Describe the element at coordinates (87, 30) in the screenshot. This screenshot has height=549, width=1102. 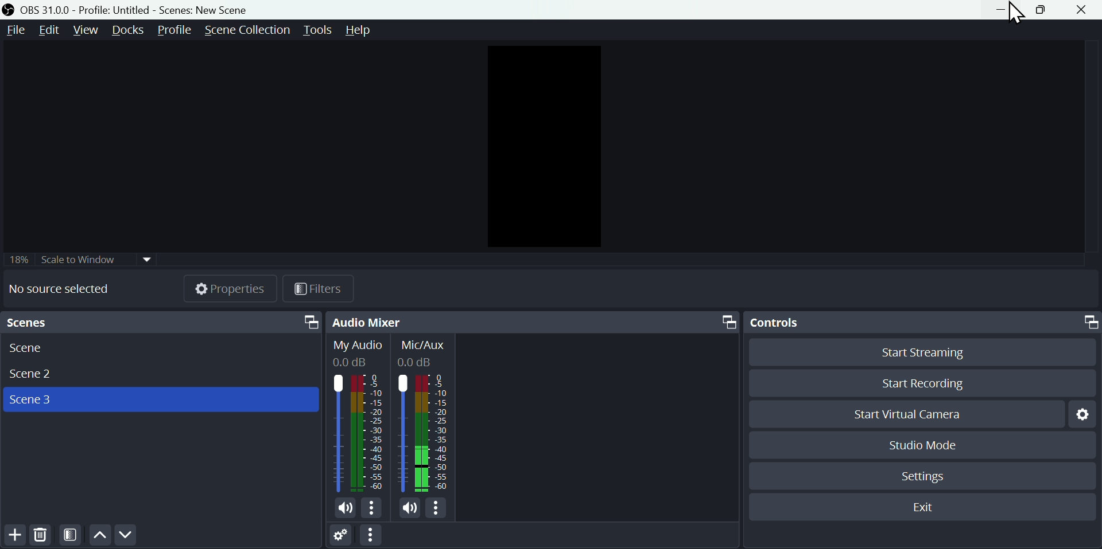
I see `View` at that location.